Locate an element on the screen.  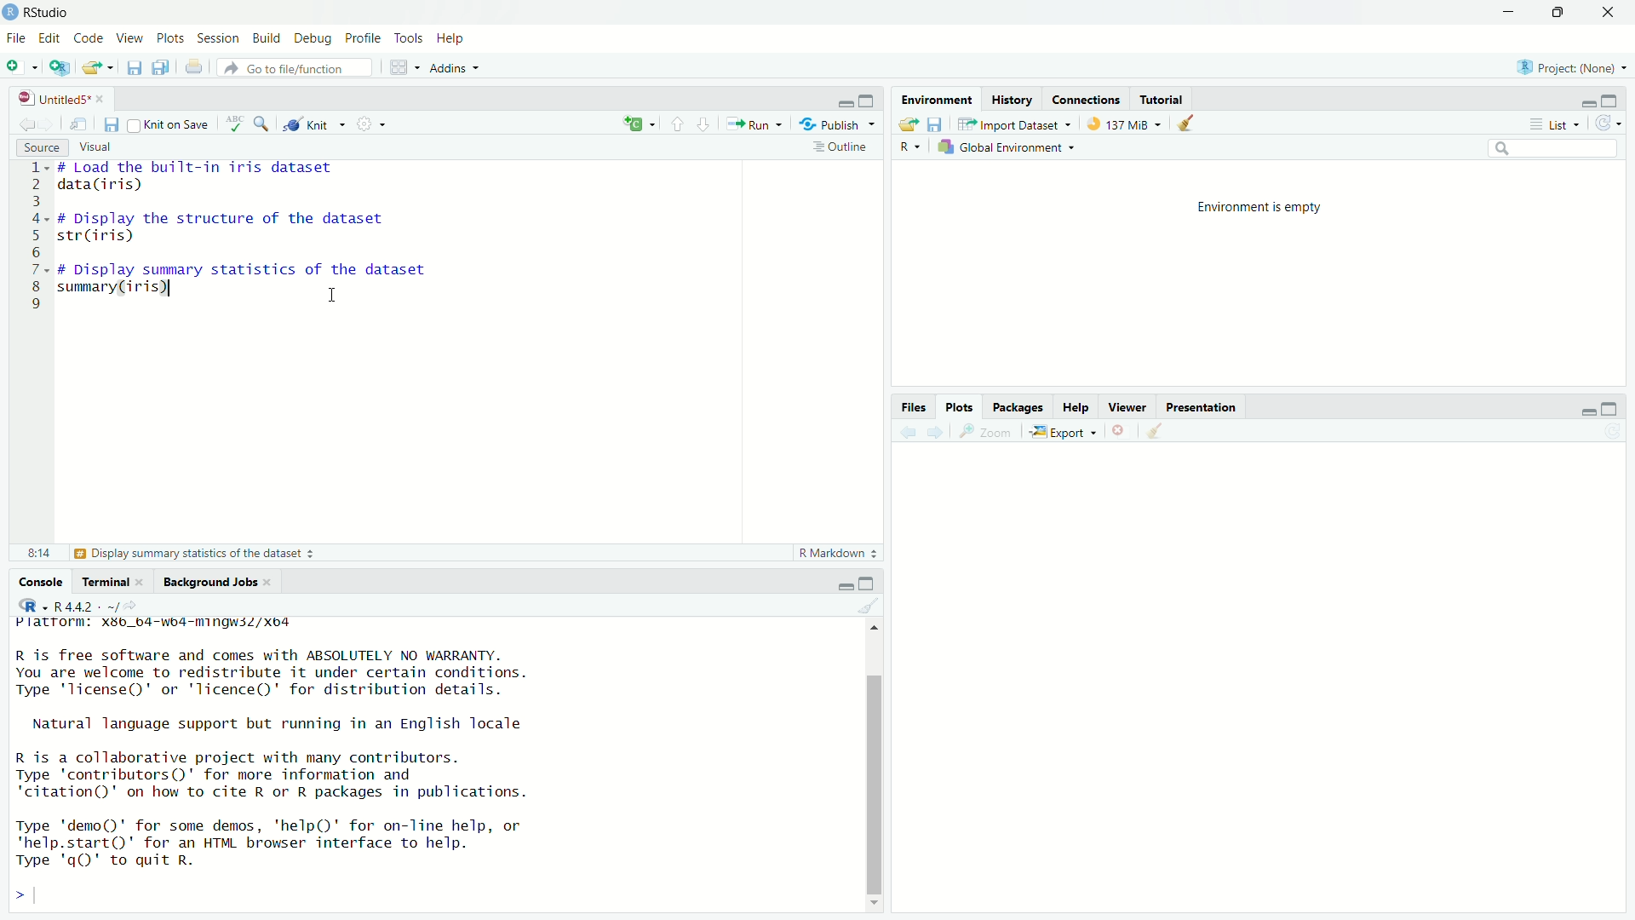
Build is located at coordinates (267, 37).